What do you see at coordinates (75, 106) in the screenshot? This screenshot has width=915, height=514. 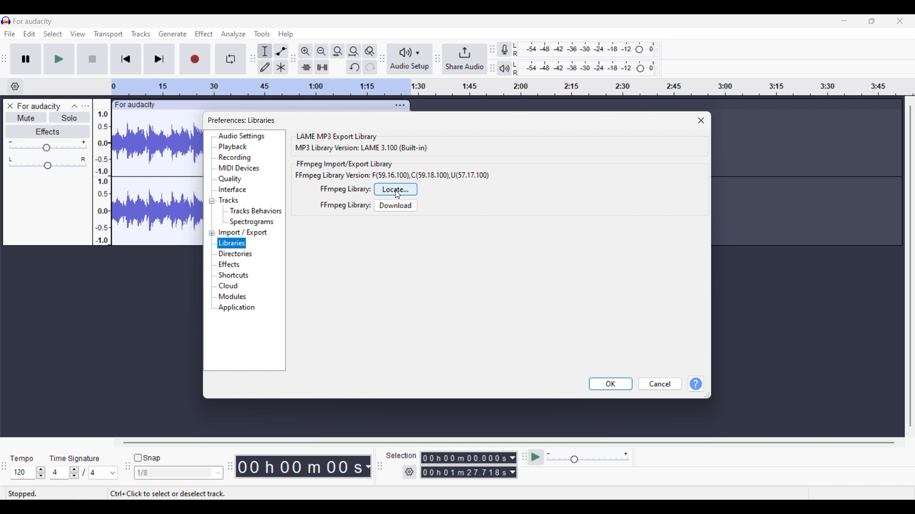 I see `Collapse ` at bounding box center [75, 106].